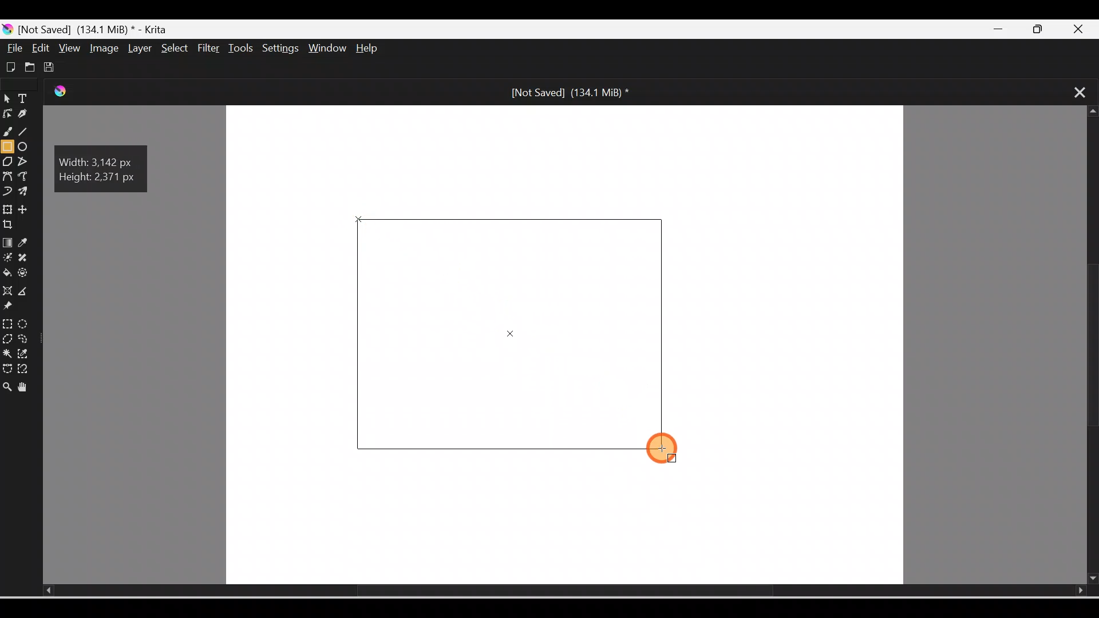  I want to click on Window, so click(329, 49).